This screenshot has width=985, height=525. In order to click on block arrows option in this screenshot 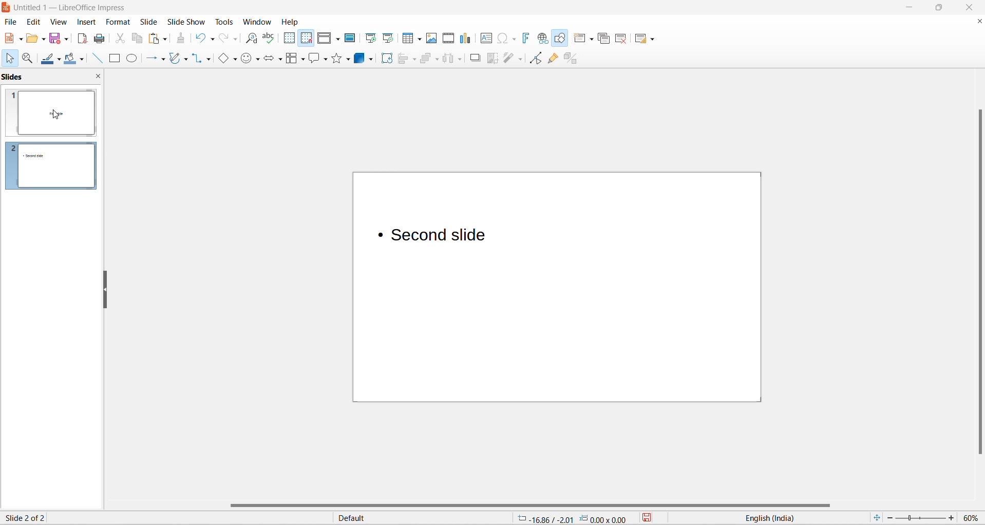, I will do `click(280, 60)`.